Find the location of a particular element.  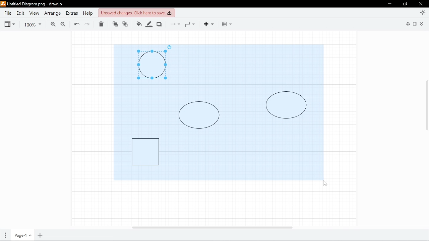

Vertical scrollbar is located at coordinates (426, 107).